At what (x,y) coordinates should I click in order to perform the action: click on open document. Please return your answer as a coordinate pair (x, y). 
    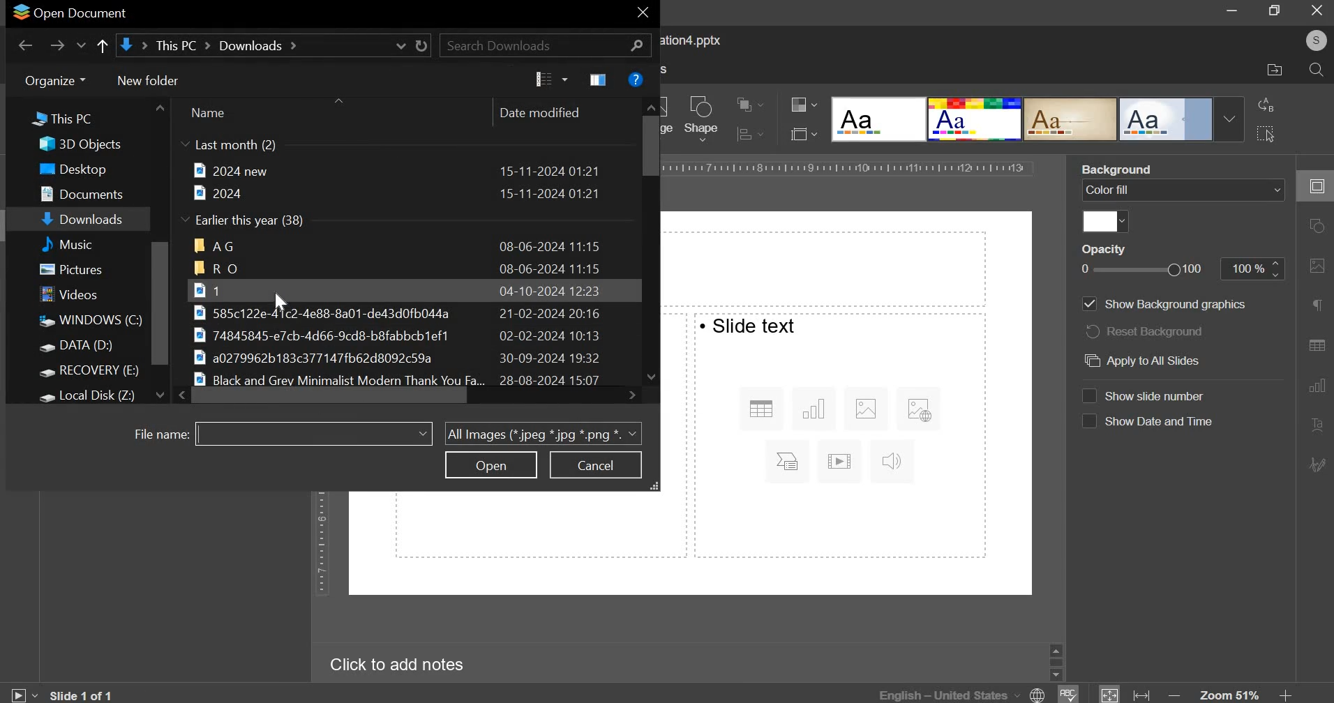
    Looking at the image, I should click on (68, 12).